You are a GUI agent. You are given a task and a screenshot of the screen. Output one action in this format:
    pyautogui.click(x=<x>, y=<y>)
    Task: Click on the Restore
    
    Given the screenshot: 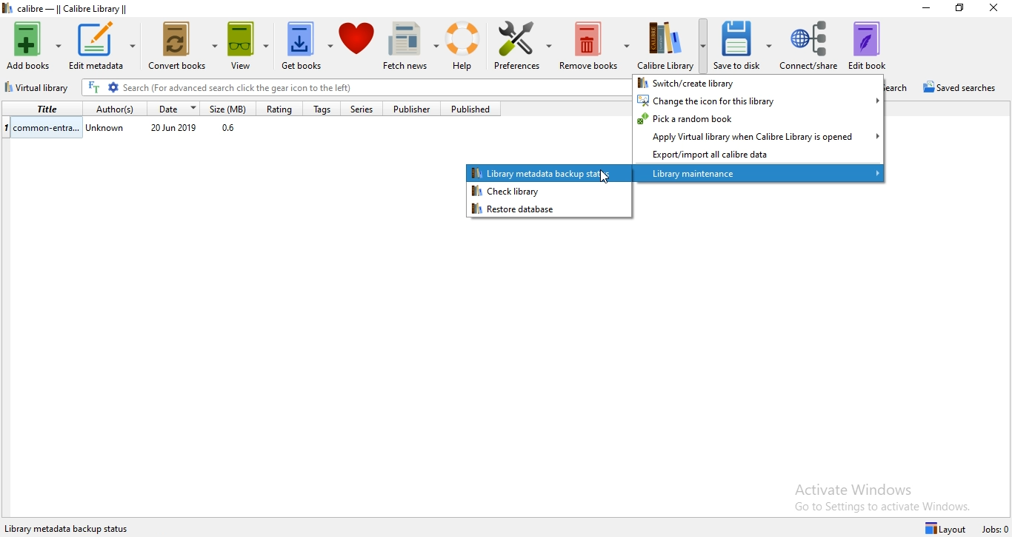 What is the action you would take?
    pyautogui.click(x=959, y=8)
    